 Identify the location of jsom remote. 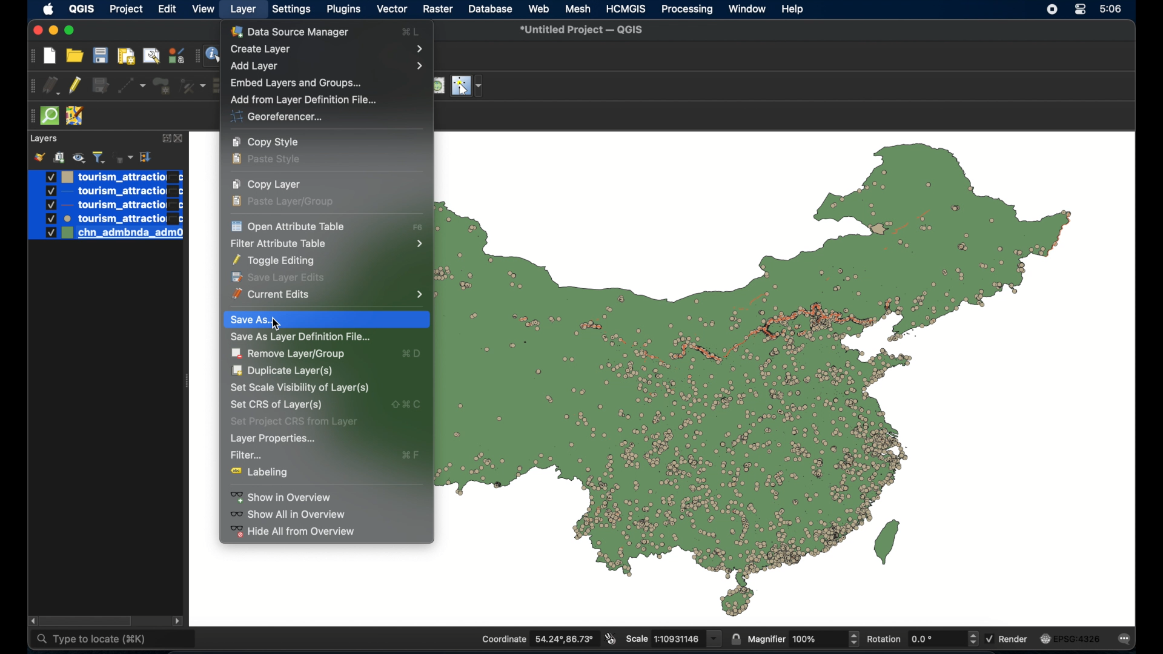
(76, 116).